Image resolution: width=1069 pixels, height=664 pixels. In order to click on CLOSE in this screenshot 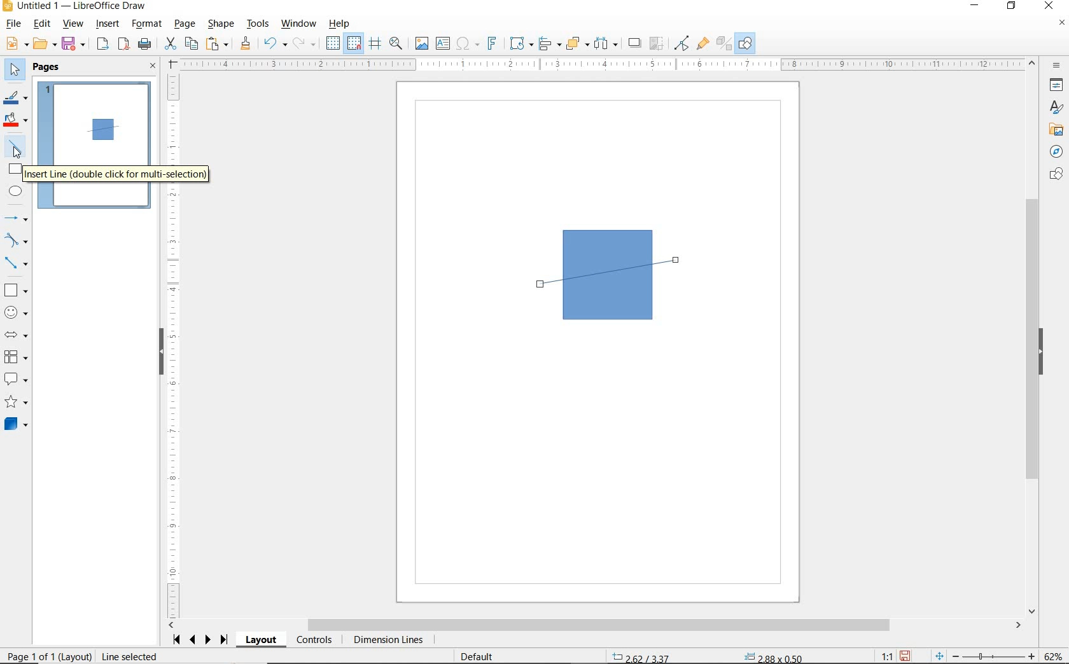, I will do `click(153, 67)`.